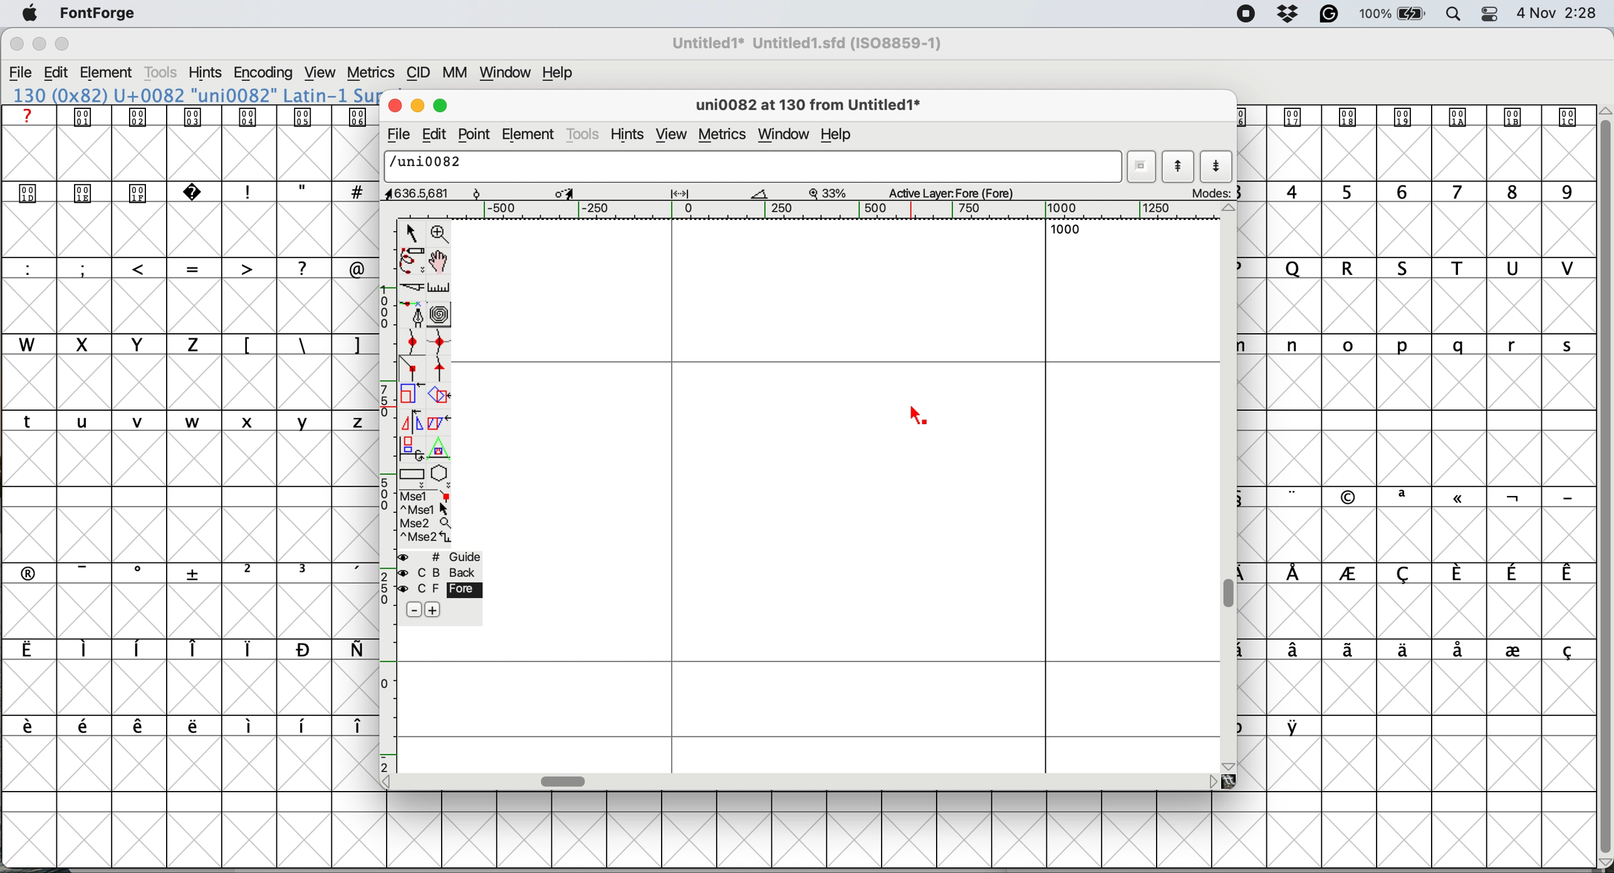 This screenshot has width=1614, height=873. What do you see at coordinates (1489, 14) in the screenshot?
I see `control center` at bounding box center [1489, 14].